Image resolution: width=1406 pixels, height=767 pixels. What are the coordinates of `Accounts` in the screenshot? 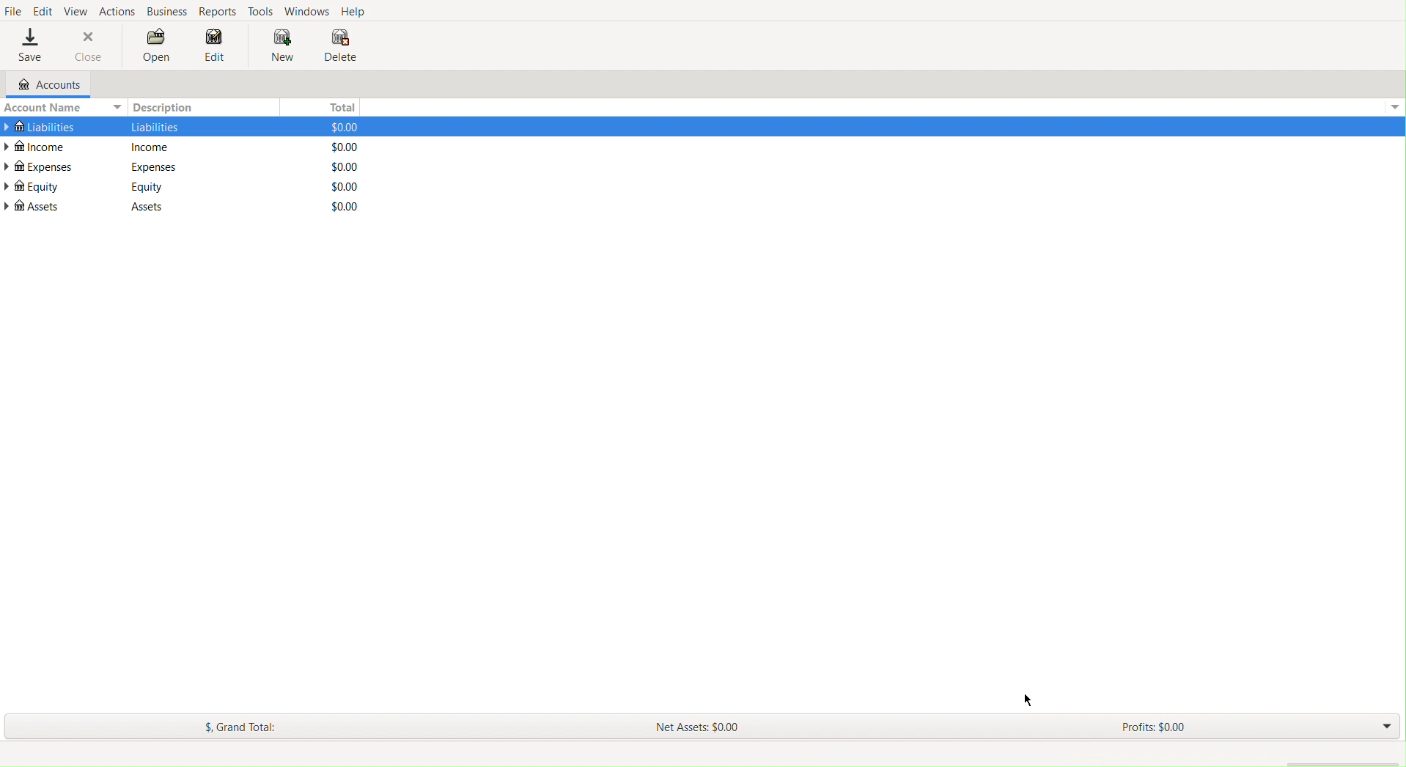 It's located at (43, 85).